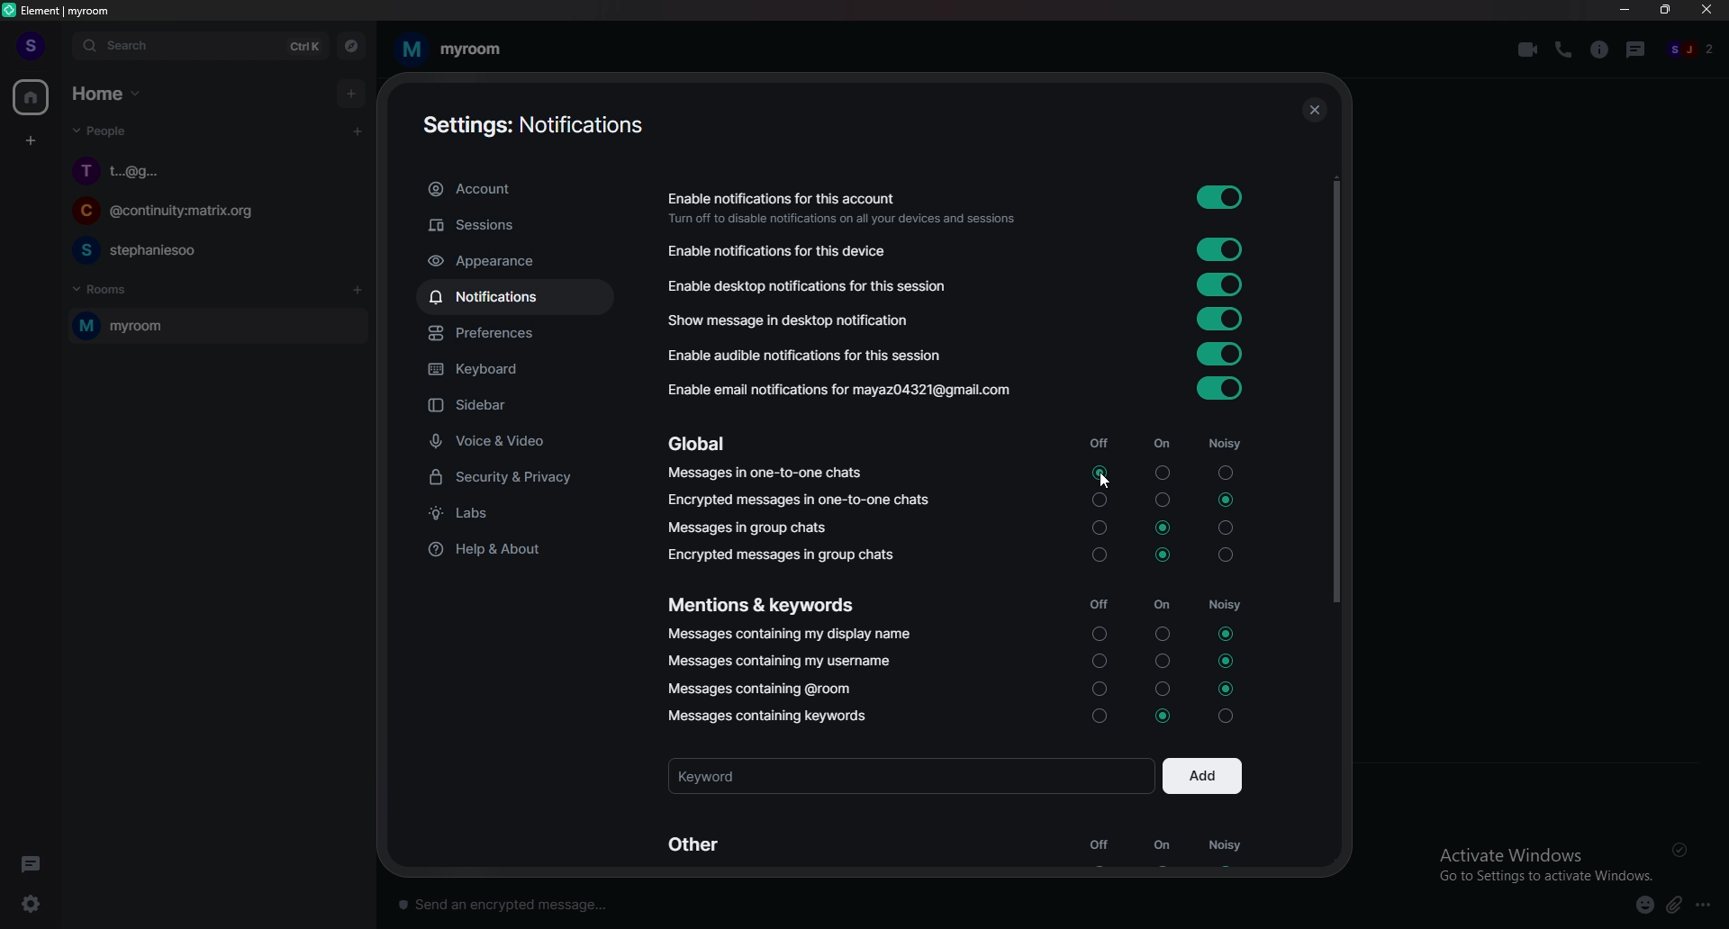 Image resolution: width=1729 pixels, height=929 pixels. Describe the element at coordinates (1543, 858) in the screenshot. I see `Activate Windows` at that location.